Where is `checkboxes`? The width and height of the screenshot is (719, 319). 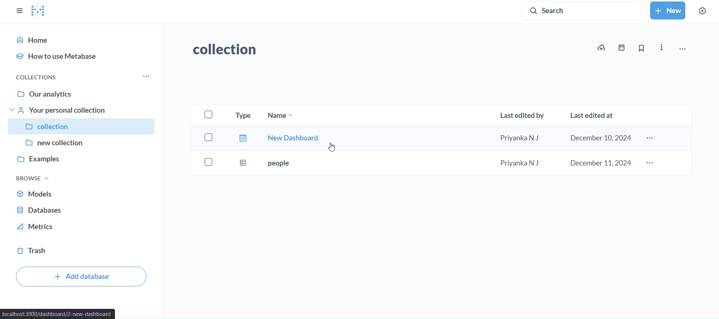 checkboxes is located at coordinates (206, 141).